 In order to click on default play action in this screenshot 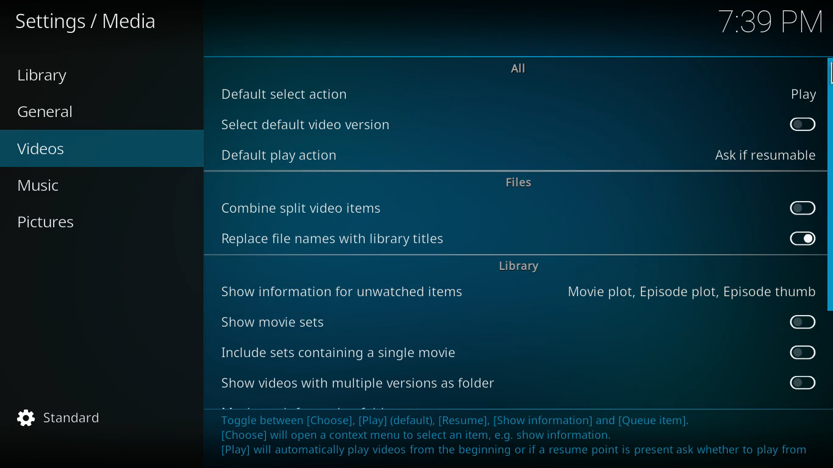, I will do `click(284, 154)`.